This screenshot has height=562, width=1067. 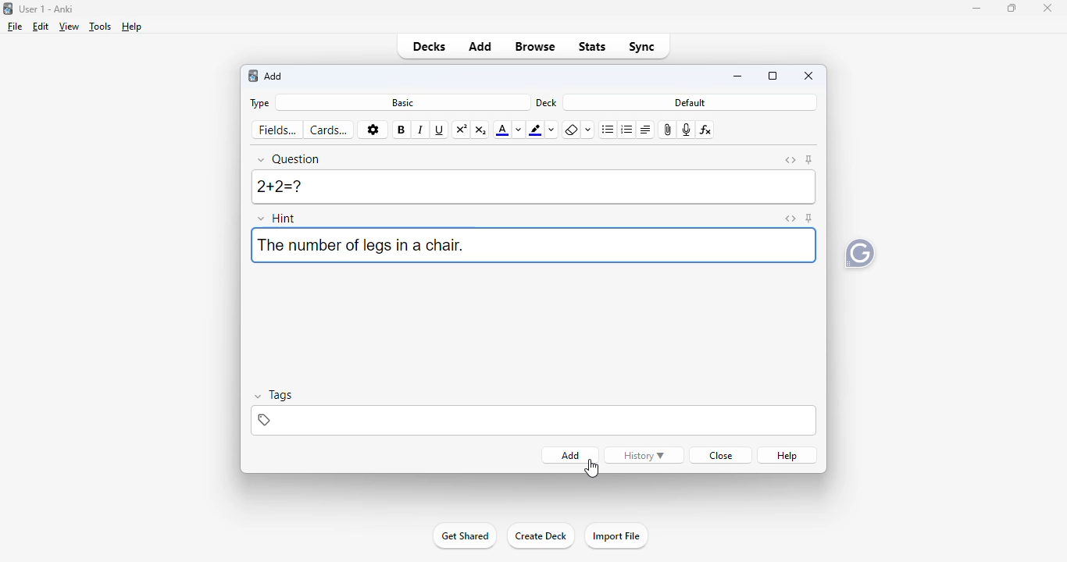 I want to click on superscript, so click(x=461, y=130).